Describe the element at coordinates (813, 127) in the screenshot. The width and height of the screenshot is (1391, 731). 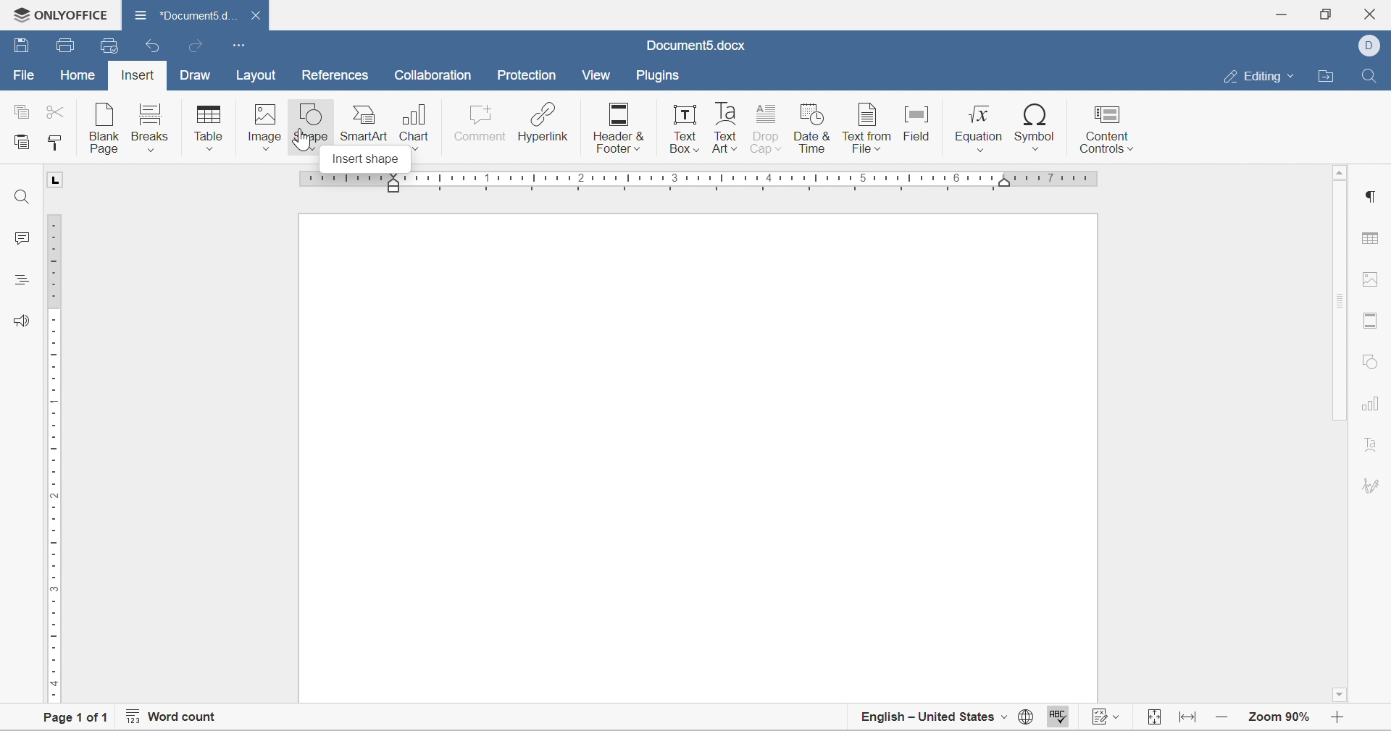
I see `date & time` at that location.